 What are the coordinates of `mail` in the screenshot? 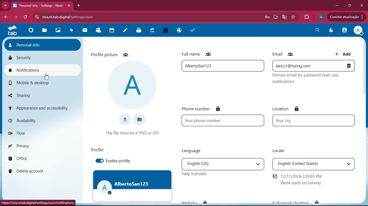 It's located at (84, 31).